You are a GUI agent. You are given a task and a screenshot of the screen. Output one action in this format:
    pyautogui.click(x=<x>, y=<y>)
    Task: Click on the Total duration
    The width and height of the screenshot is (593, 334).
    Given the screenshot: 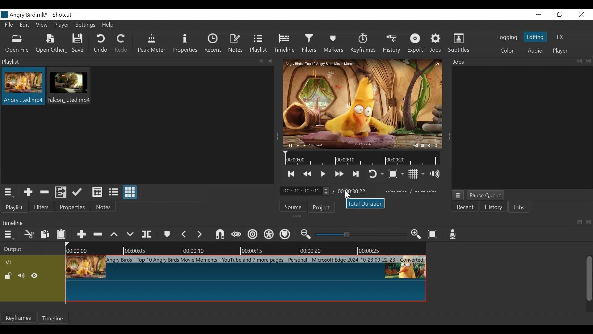 What is the action you would take?
    pyautogui.click(x=352, y=192)
    